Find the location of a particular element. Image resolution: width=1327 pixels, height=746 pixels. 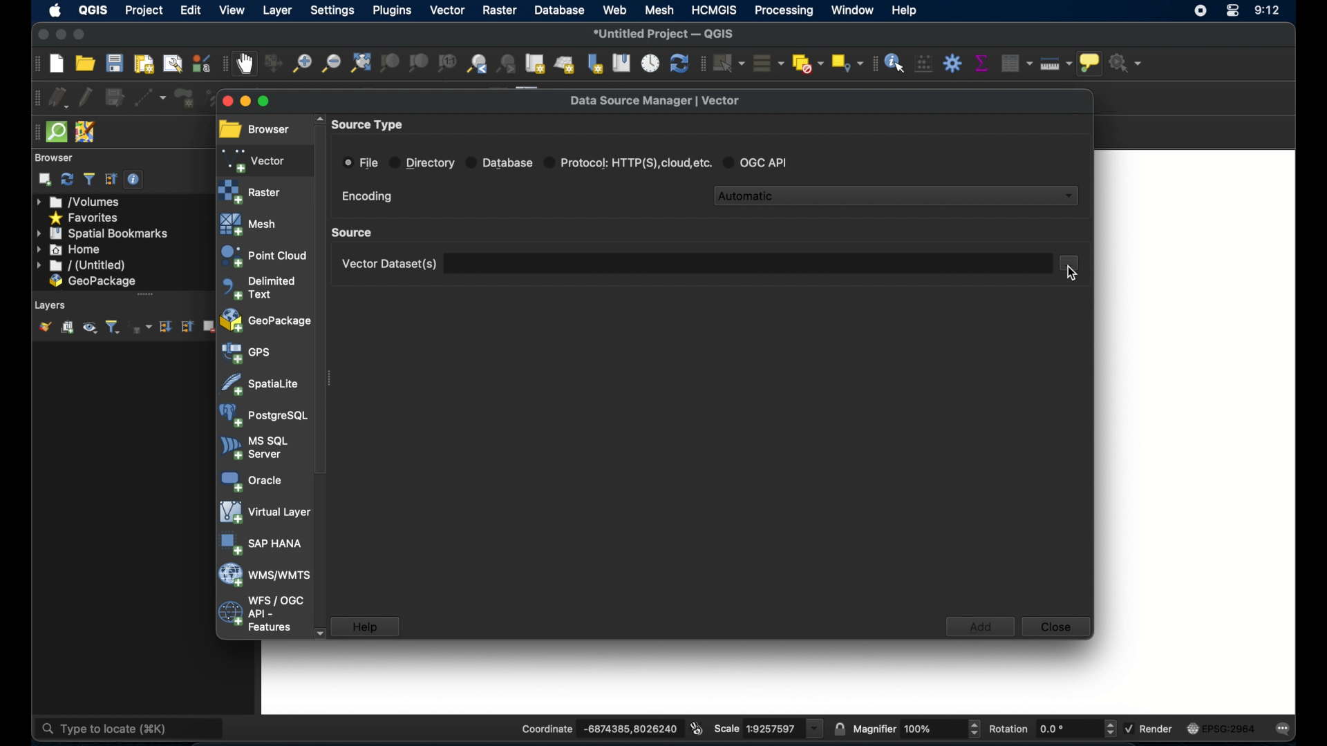

collapse all is located at coordinates (188, 328).